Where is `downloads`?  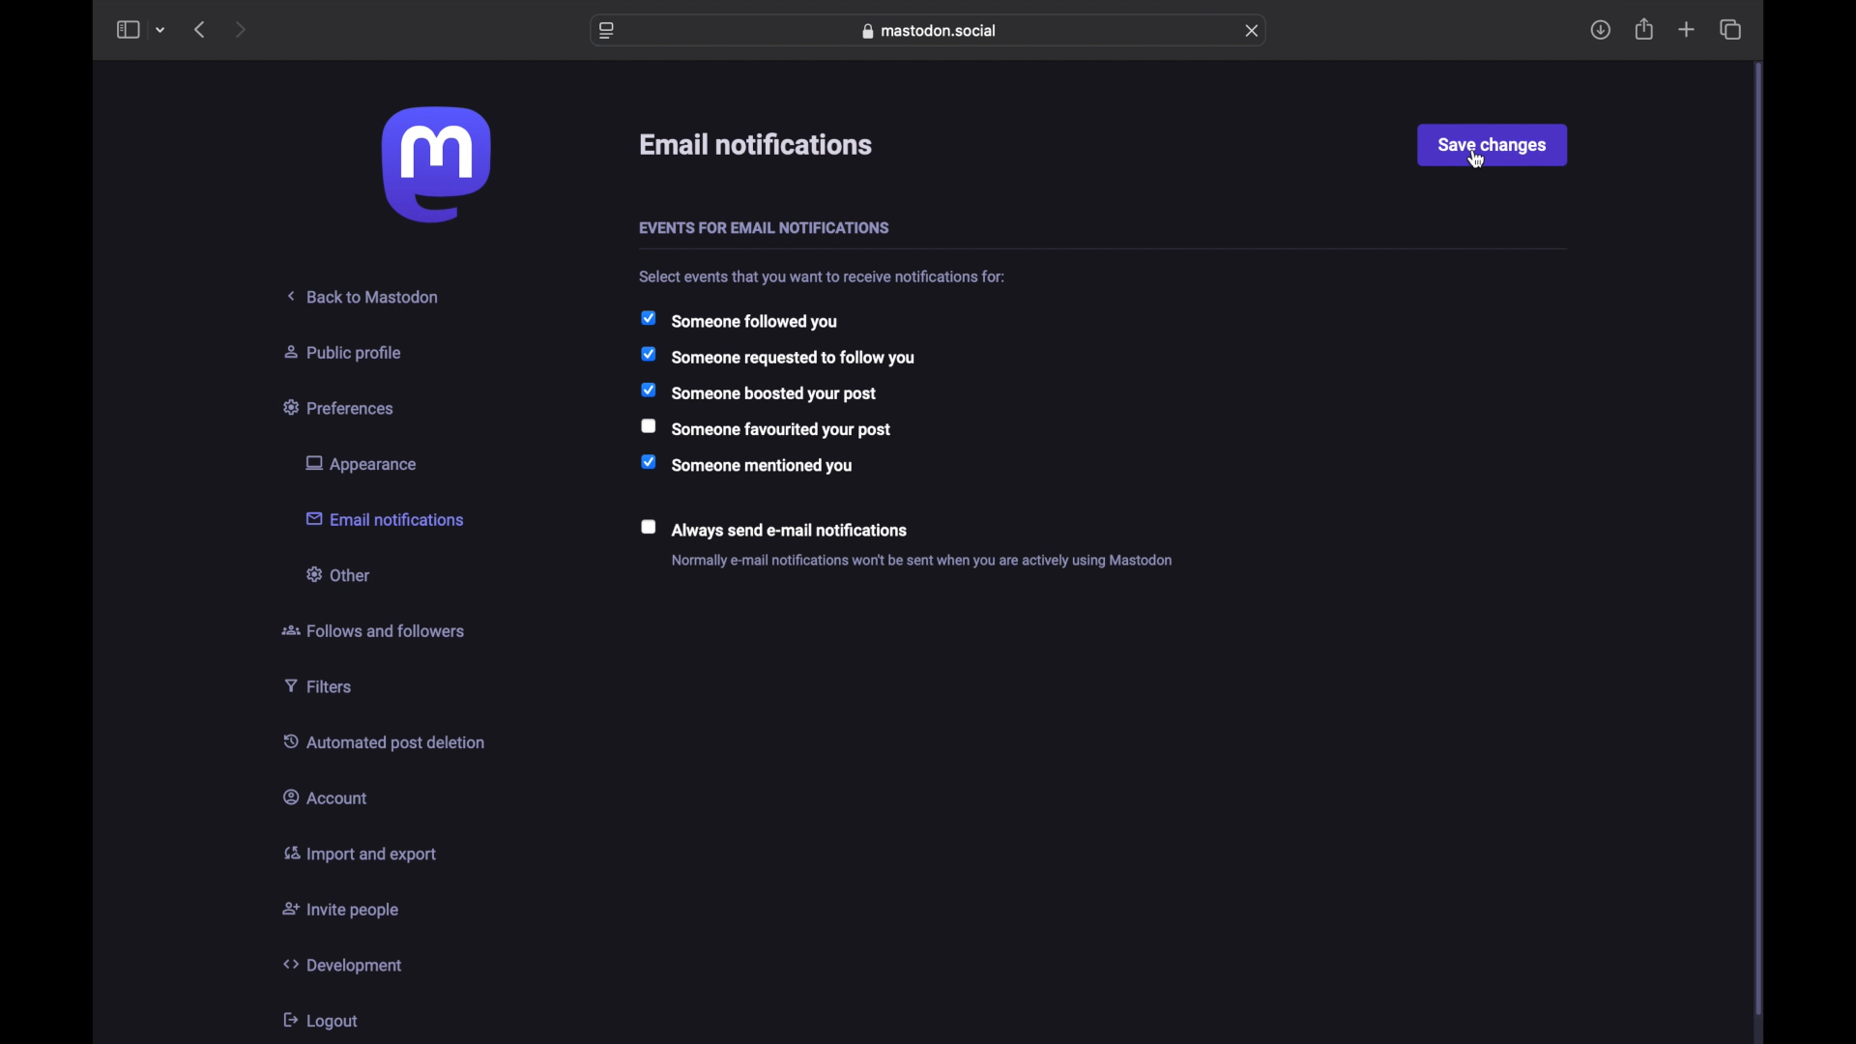 downloads is located at coordinates (1600, 30).